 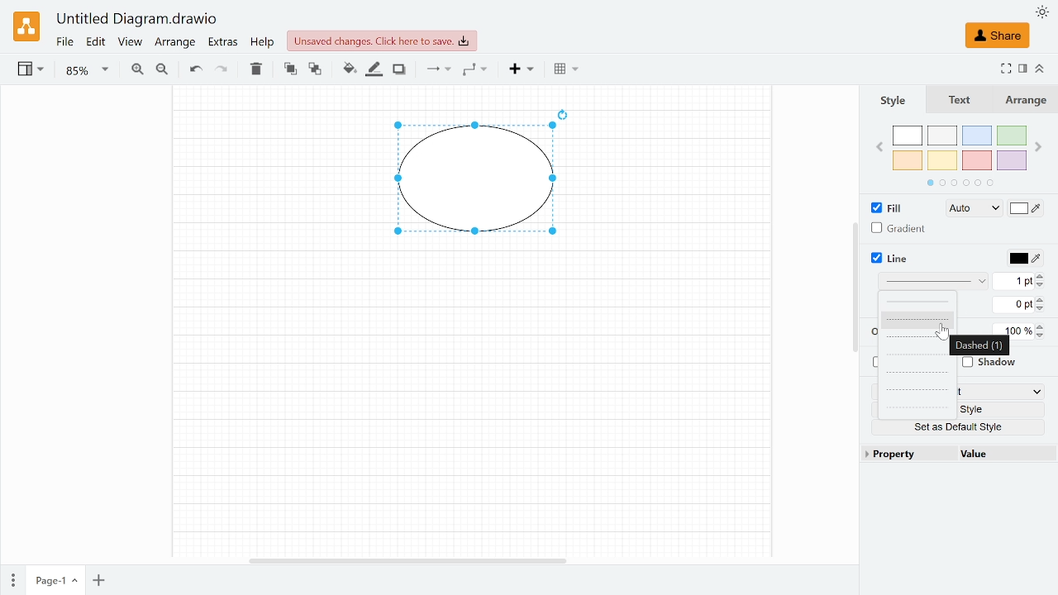 I want to click on Shadow, so click(x=401, y=69).